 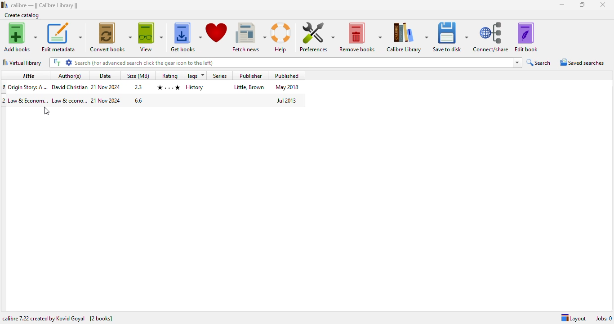 I want to click on tags, so click(x=196, y=76).